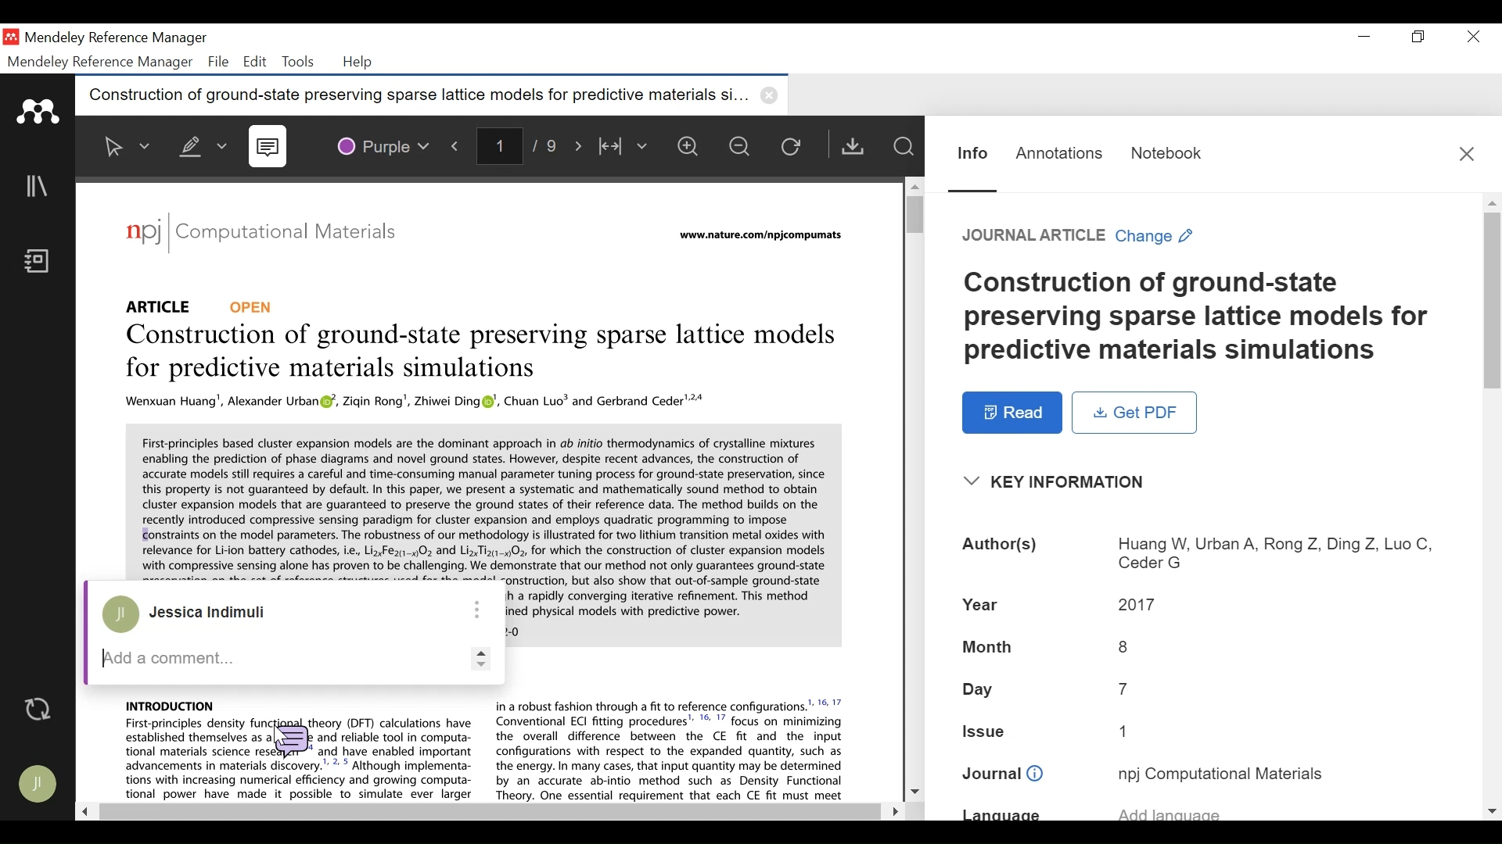  I want to click on Select, so click(125, 146).